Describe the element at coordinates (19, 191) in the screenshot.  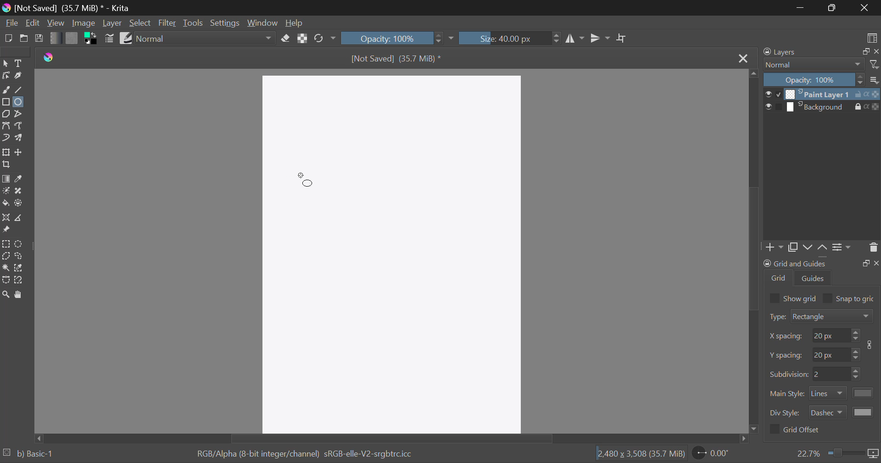
I see `Smart Patch Tool` at that location.